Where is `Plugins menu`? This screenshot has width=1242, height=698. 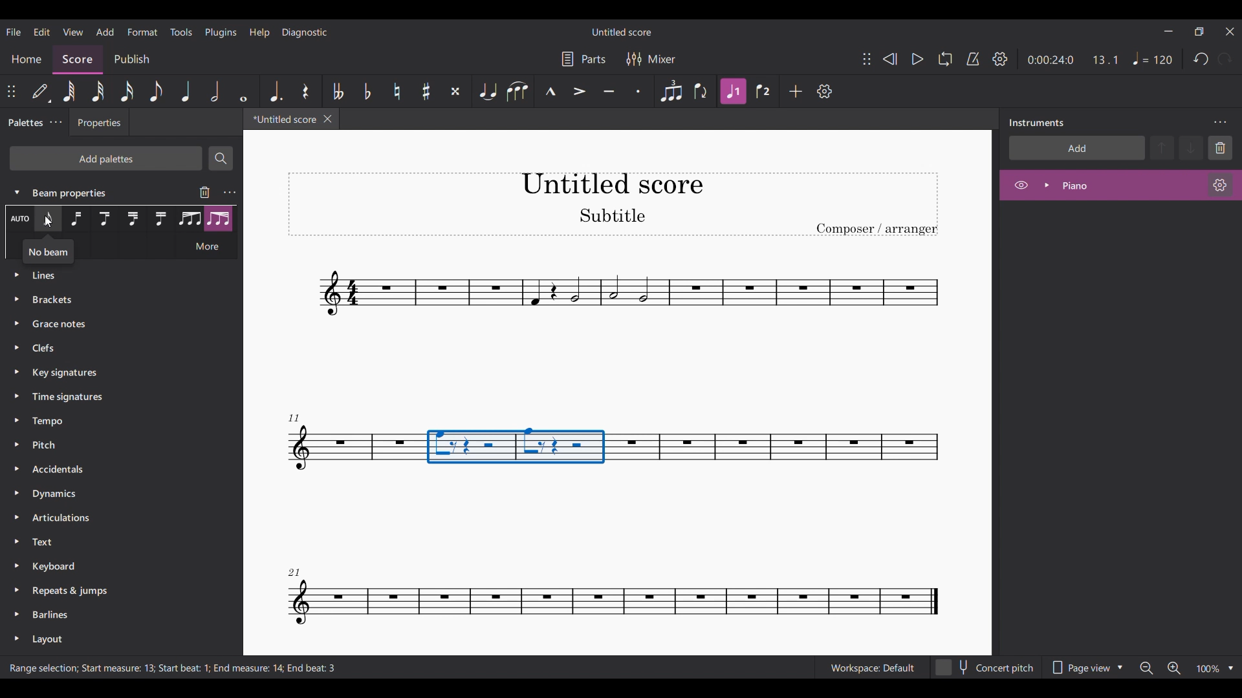
Plugins menu is located at coordinates (221, 33).